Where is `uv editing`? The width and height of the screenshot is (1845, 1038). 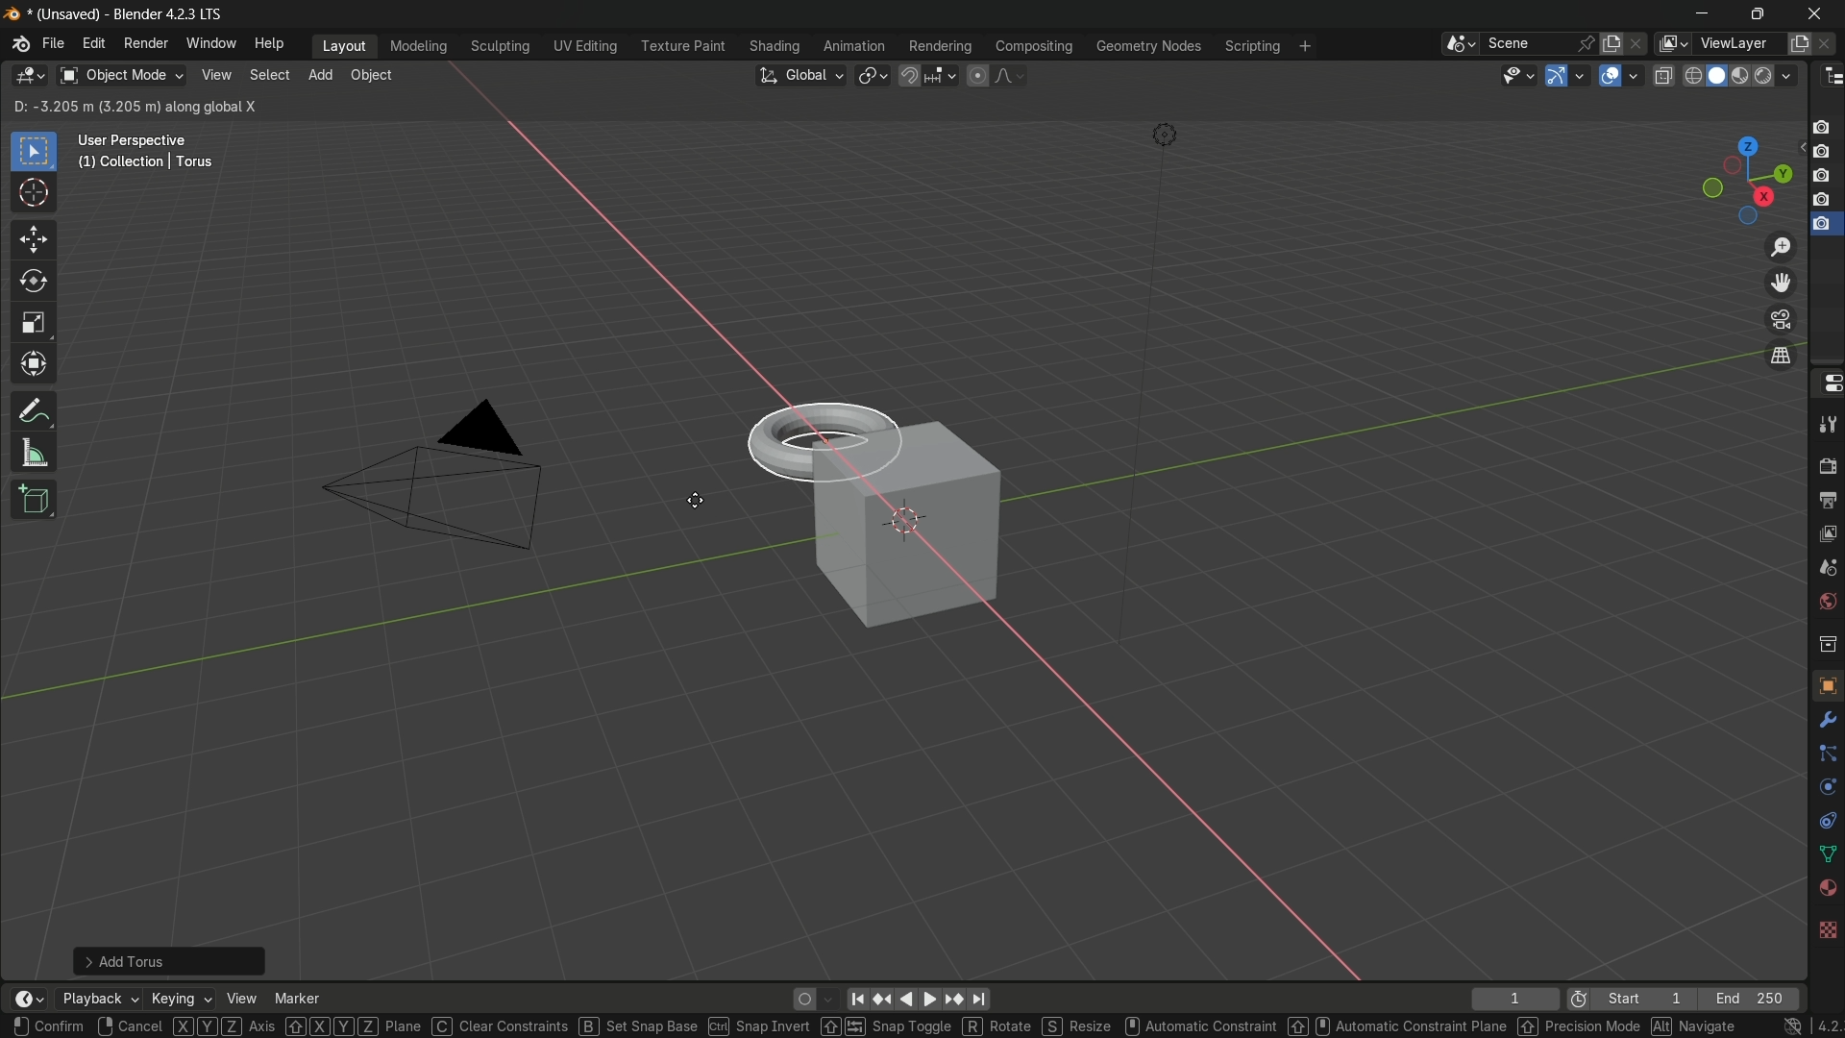
uv editing is located at coordinates (584, 46).